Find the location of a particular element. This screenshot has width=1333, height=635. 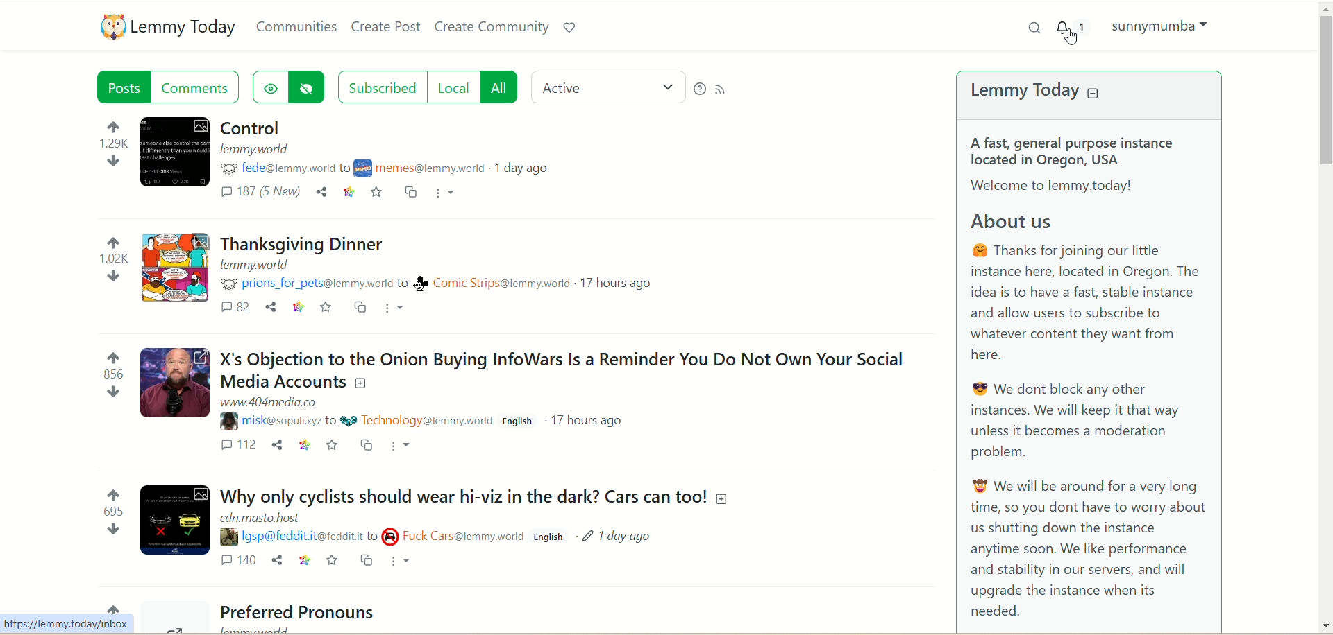

search is located at coordinates (1023, 28).